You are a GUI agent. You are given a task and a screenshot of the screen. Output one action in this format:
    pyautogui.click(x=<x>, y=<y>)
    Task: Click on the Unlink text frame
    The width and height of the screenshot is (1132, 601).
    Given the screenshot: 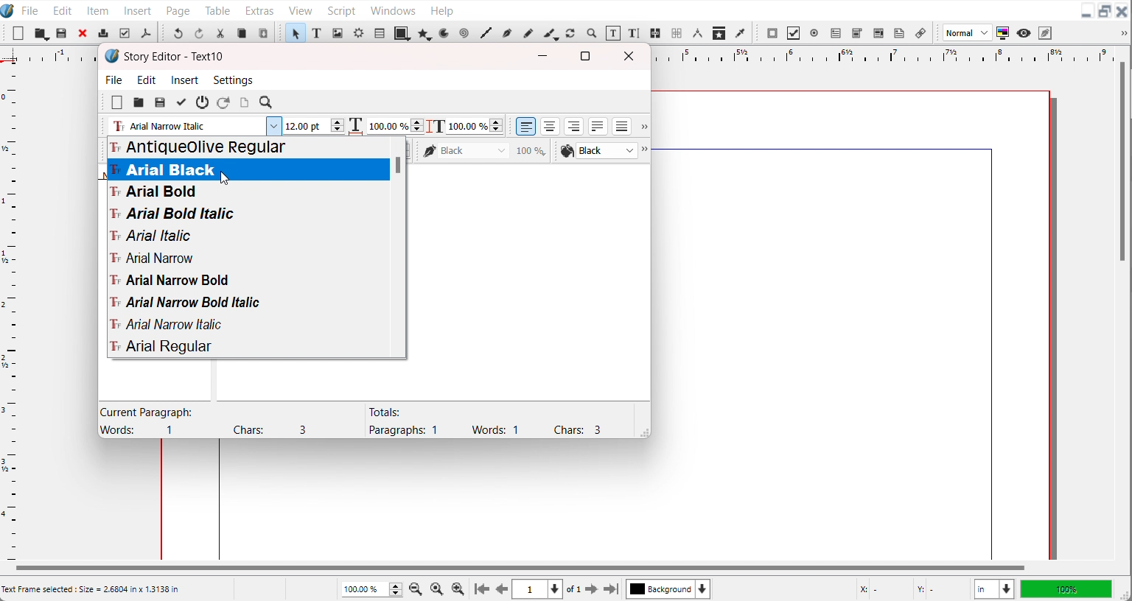 What is the action you would take?
    pyautogui.click(x=676, y=33)
    